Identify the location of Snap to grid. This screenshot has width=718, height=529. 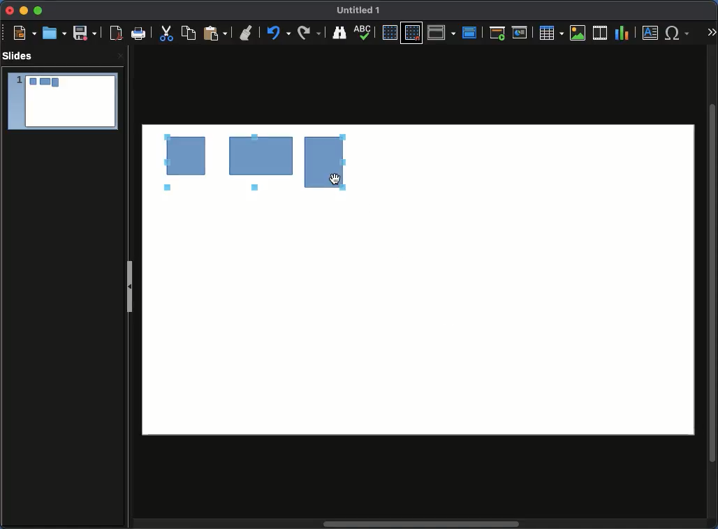
(412, 33).